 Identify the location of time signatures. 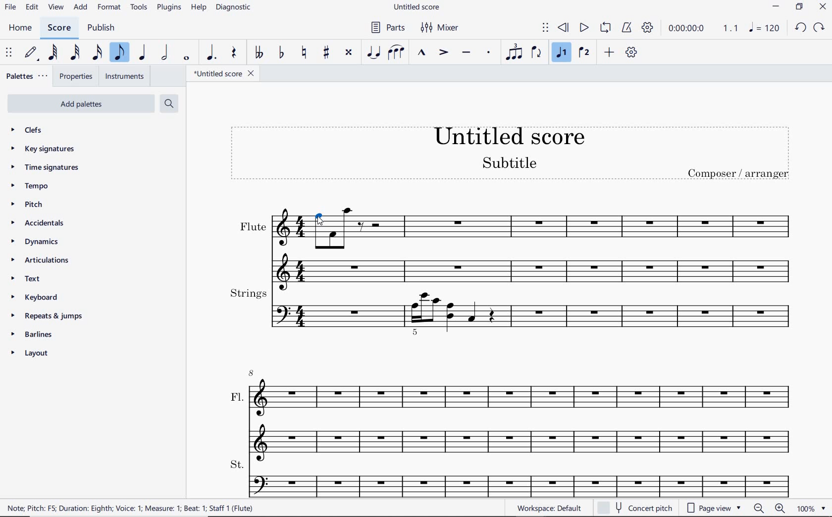
(44, 166).